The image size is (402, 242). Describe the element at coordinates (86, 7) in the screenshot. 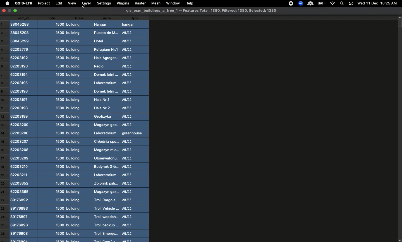

I see `Cursor` at that location.